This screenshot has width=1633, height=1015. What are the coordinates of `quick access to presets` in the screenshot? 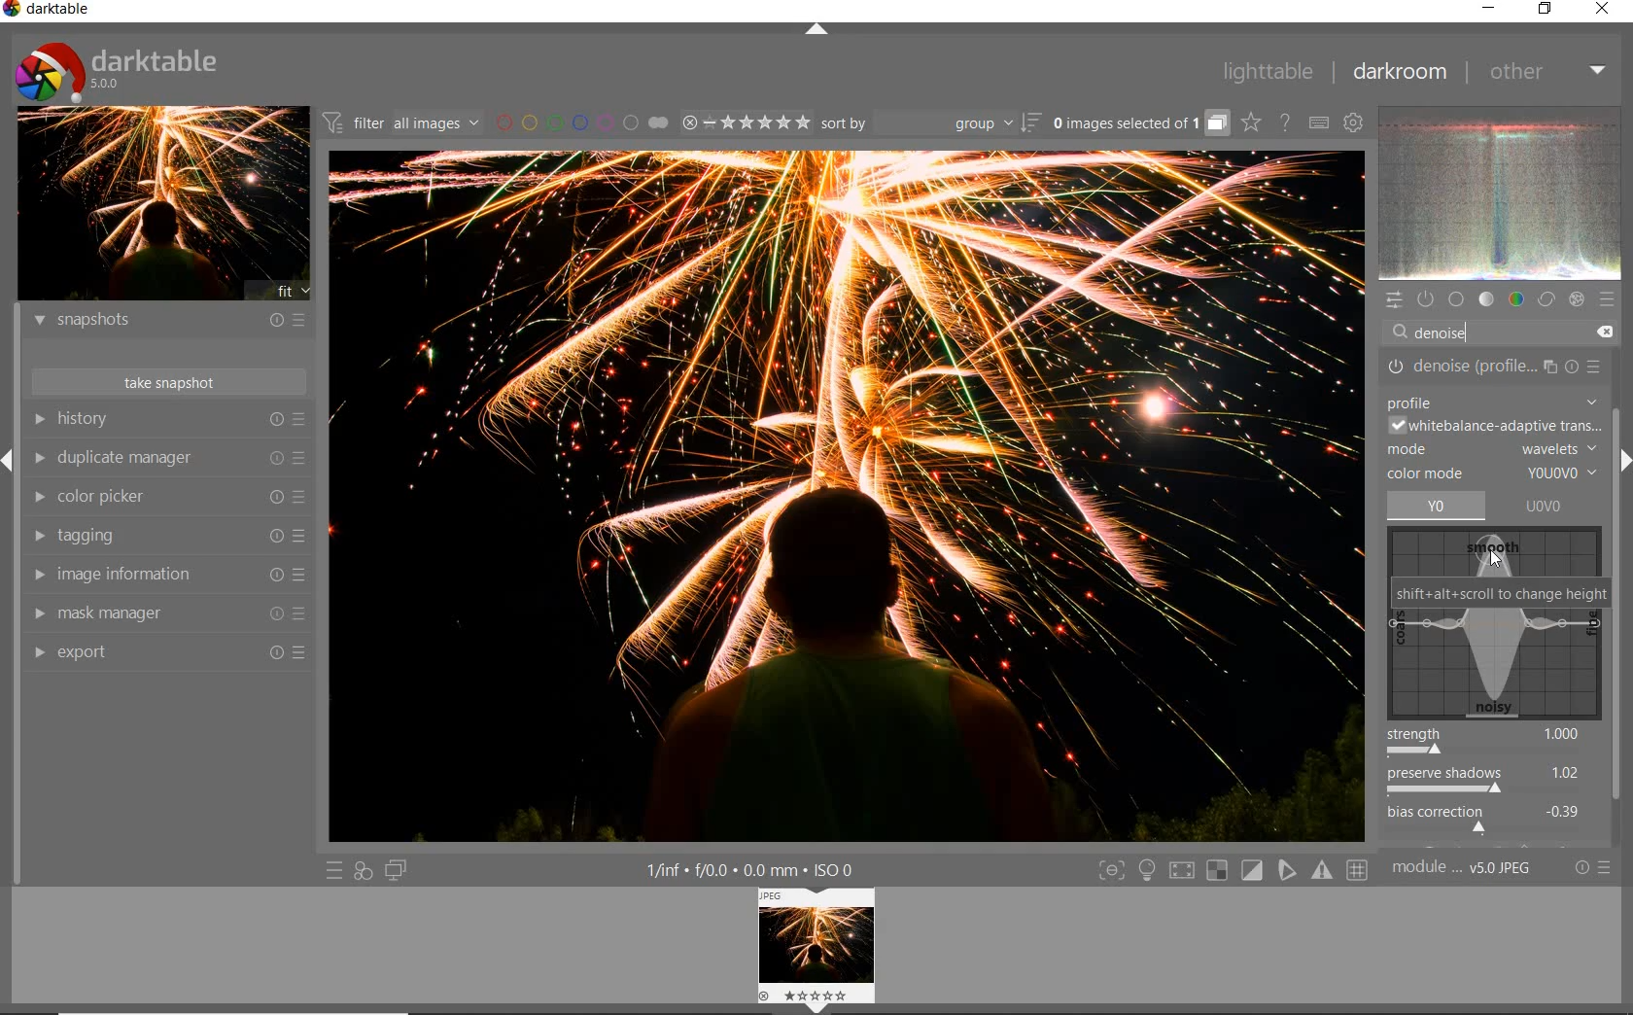 It's located at (336, 871).